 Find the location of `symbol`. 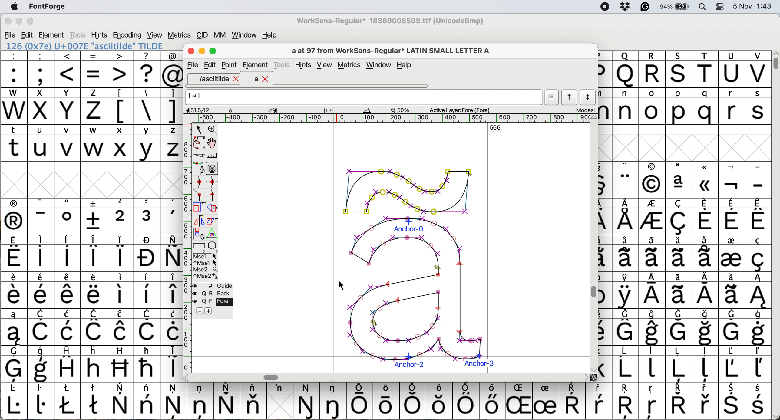

symbol is located at coordinates (147, 363).